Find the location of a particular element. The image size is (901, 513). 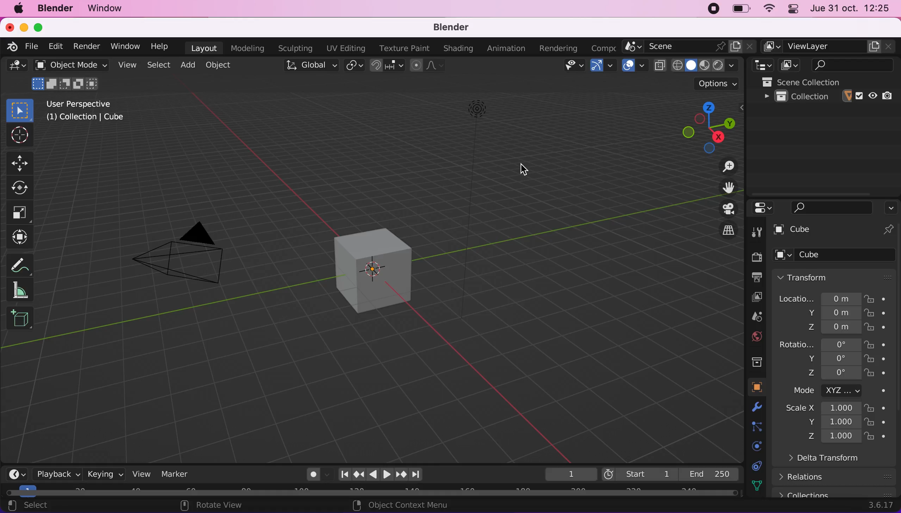

active workspace is located at coordinates (600, 48).